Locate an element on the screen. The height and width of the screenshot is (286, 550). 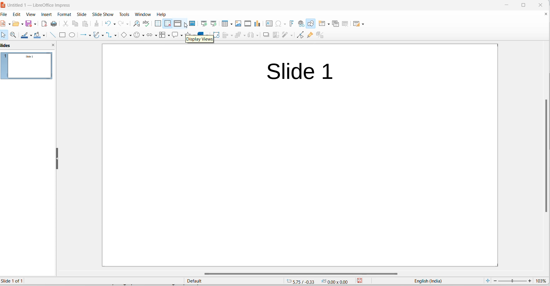
insert text is located at coordinates (269, 24).